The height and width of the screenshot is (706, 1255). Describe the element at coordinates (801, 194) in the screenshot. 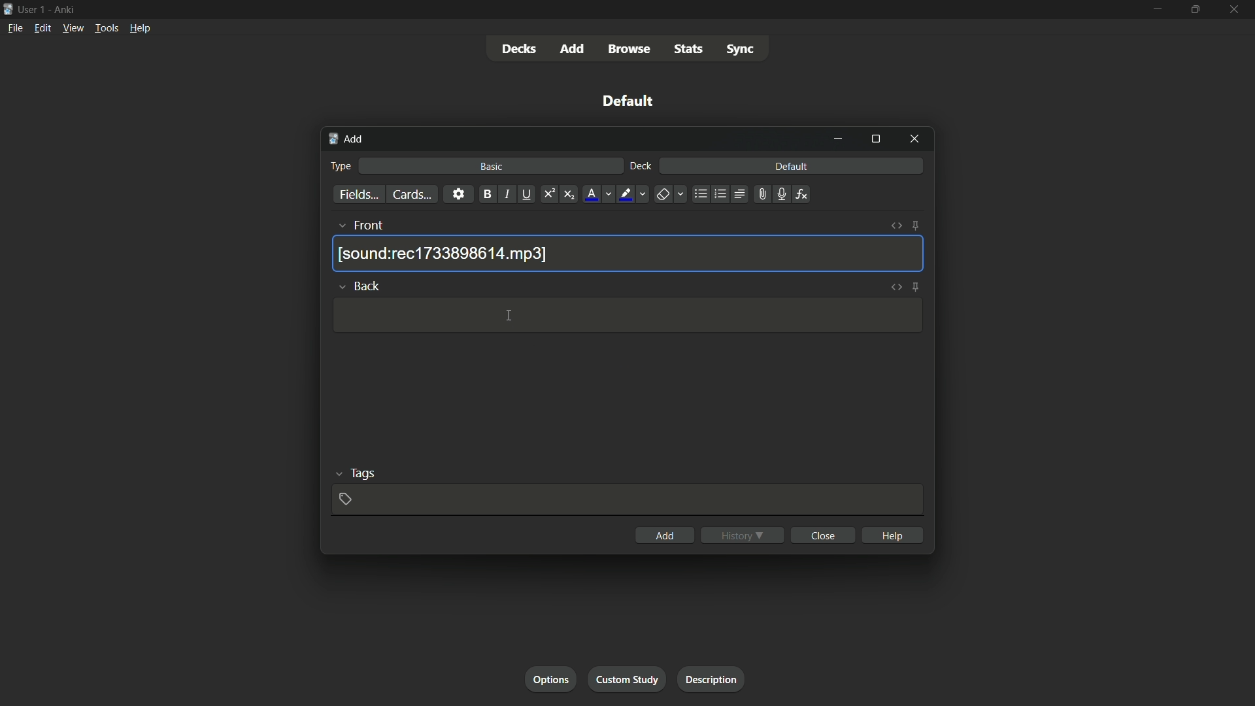

I see `equations` at that location.